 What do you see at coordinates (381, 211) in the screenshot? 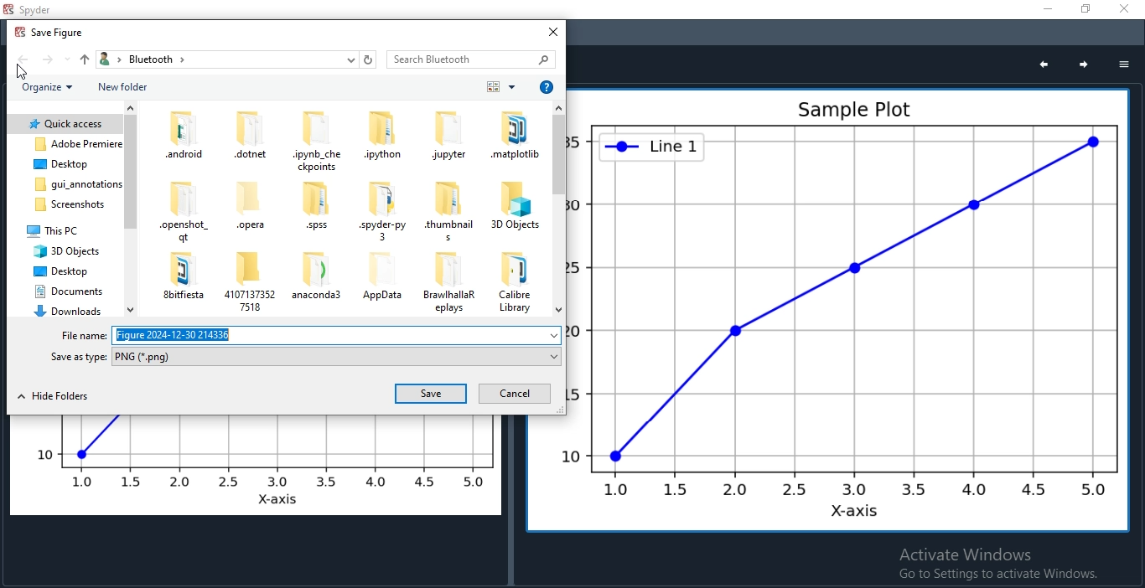
I see `files` at bounding box center [381, 211].